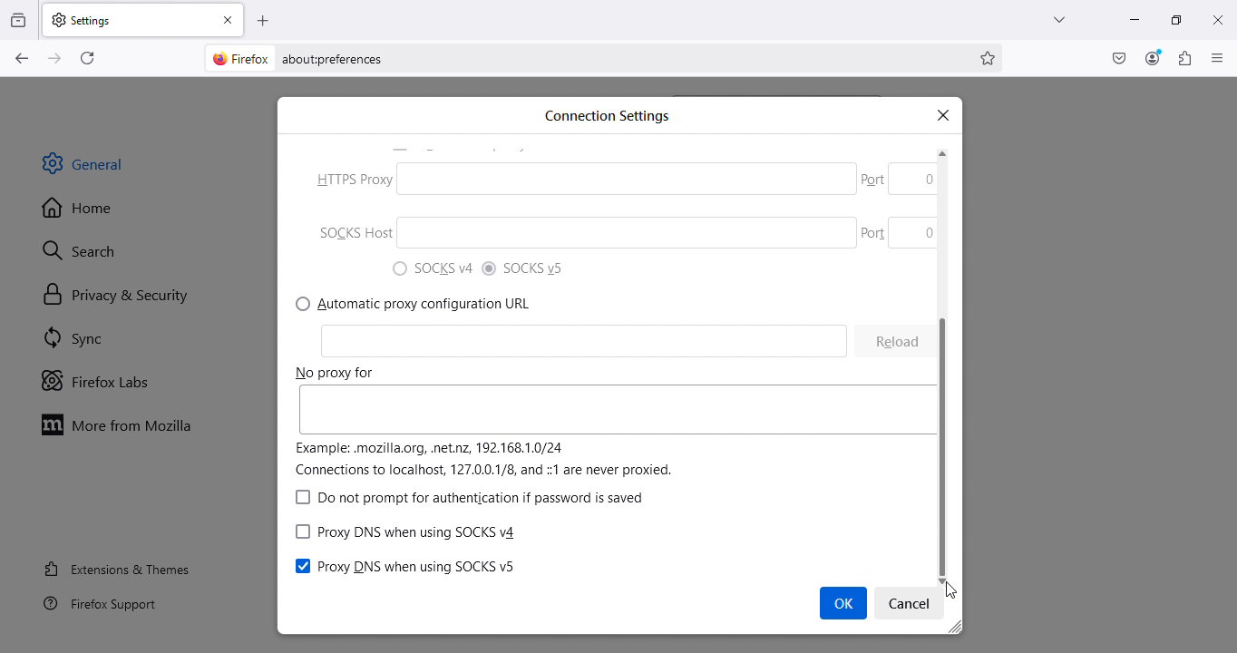 This screenshot has width=1237, height=653. I want to click on List all tabs, so click(1054, 19).